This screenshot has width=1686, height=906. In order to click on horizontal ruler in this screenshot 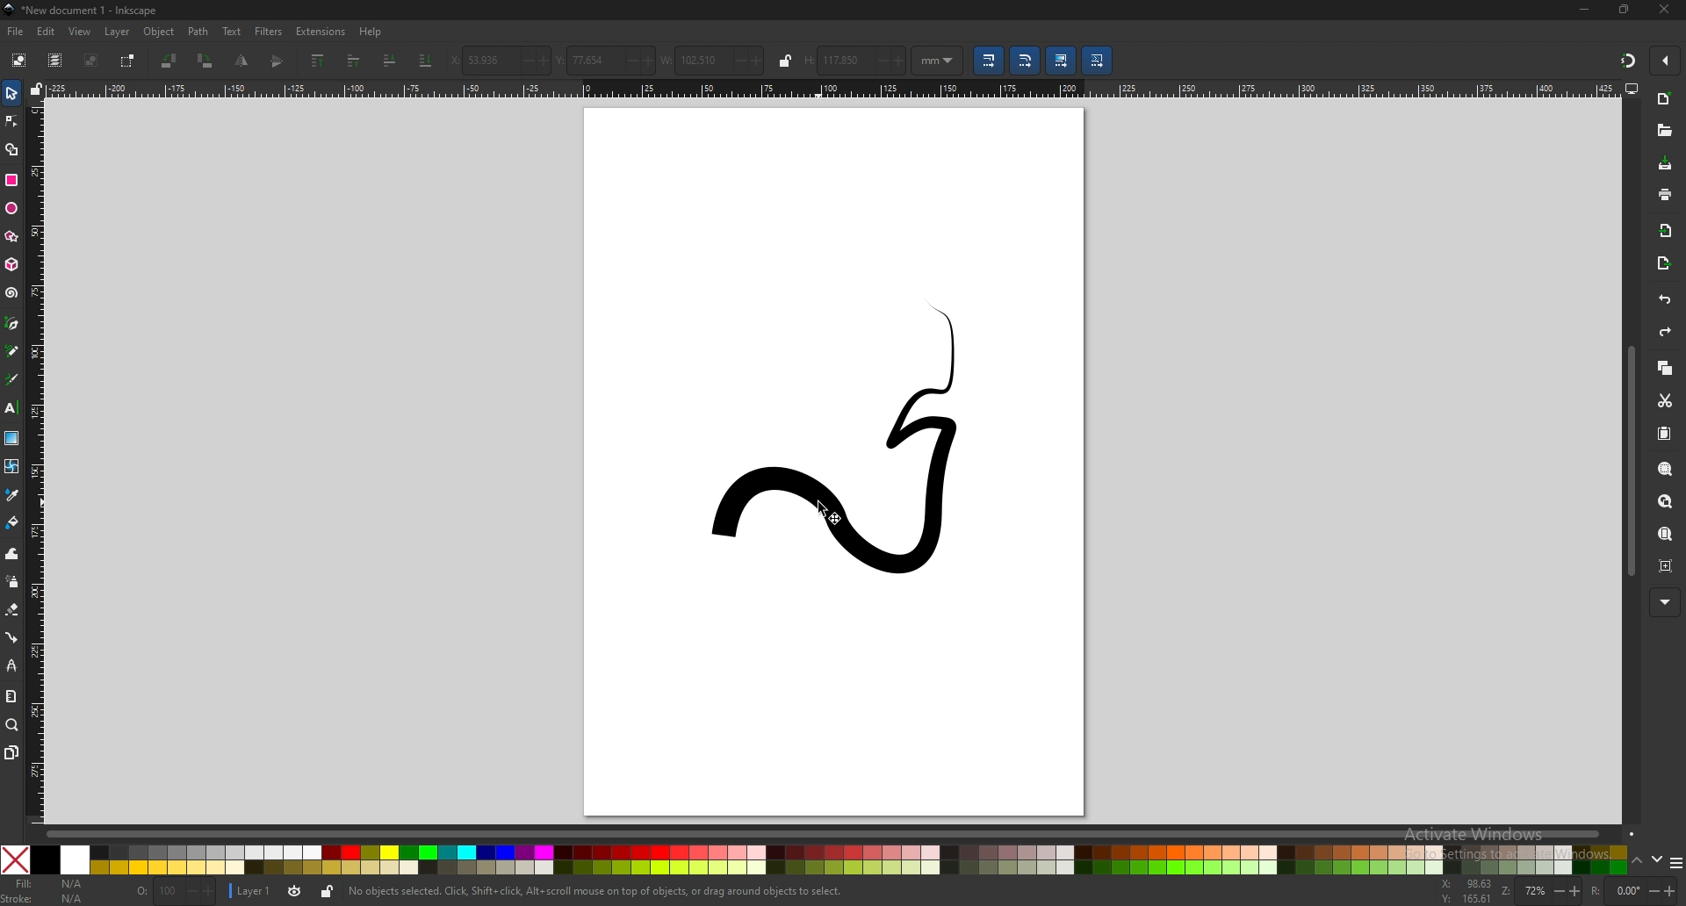, I will do `click(836, 89)`.